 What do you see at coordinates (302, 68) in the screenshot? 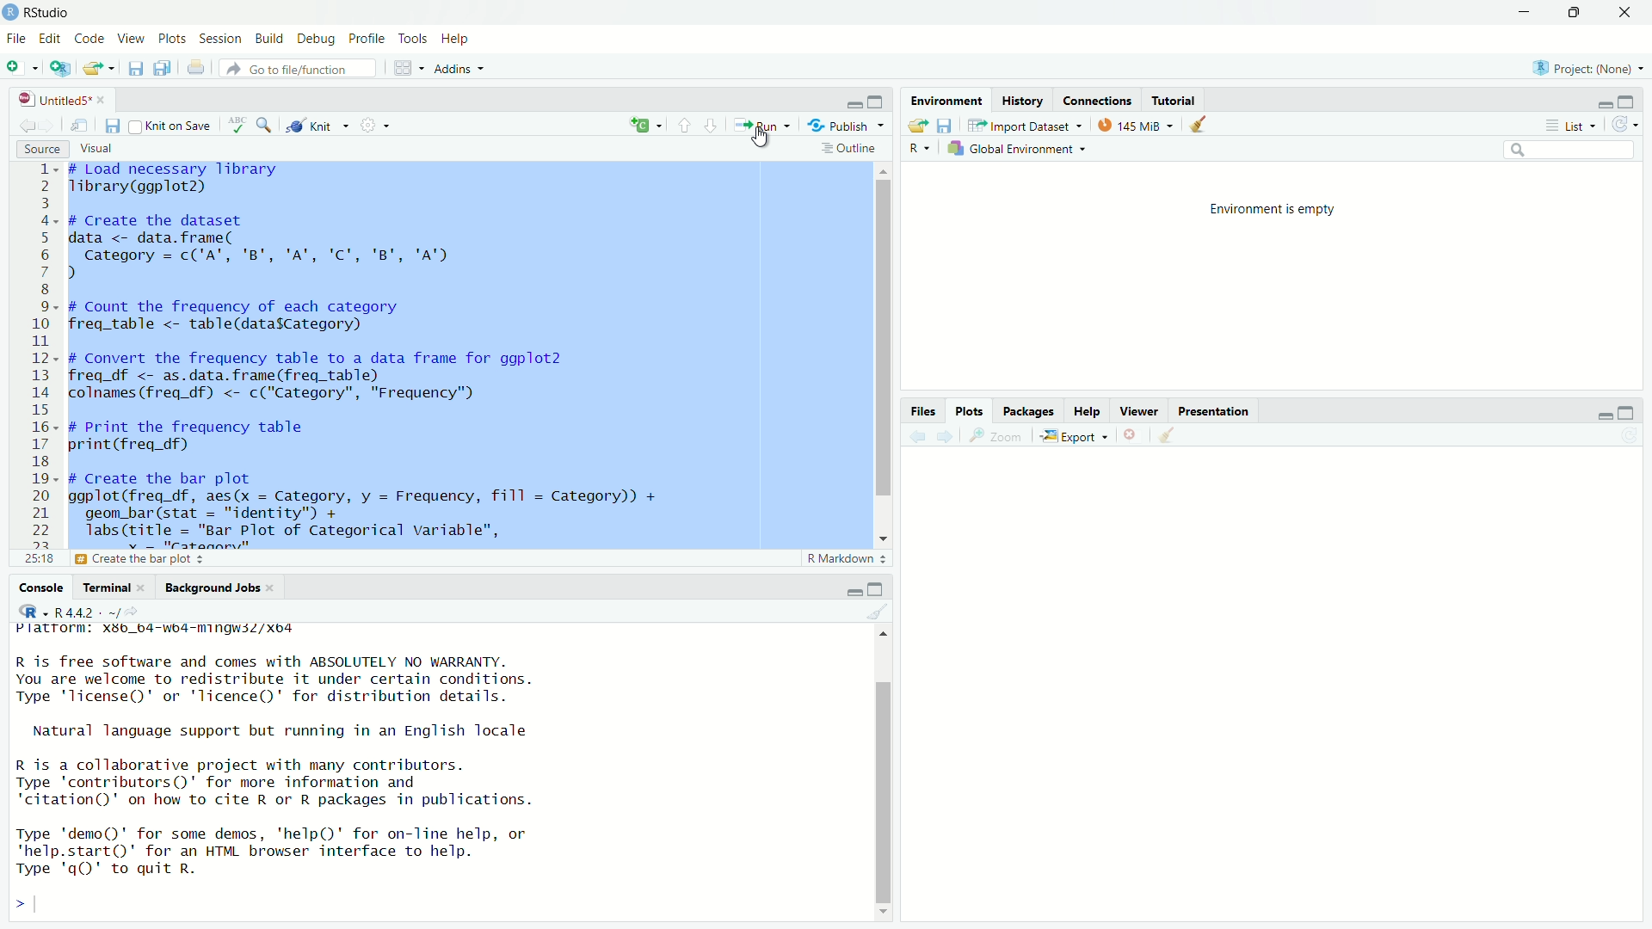
I see `Go to file/function` at bounding box center [302, 68].